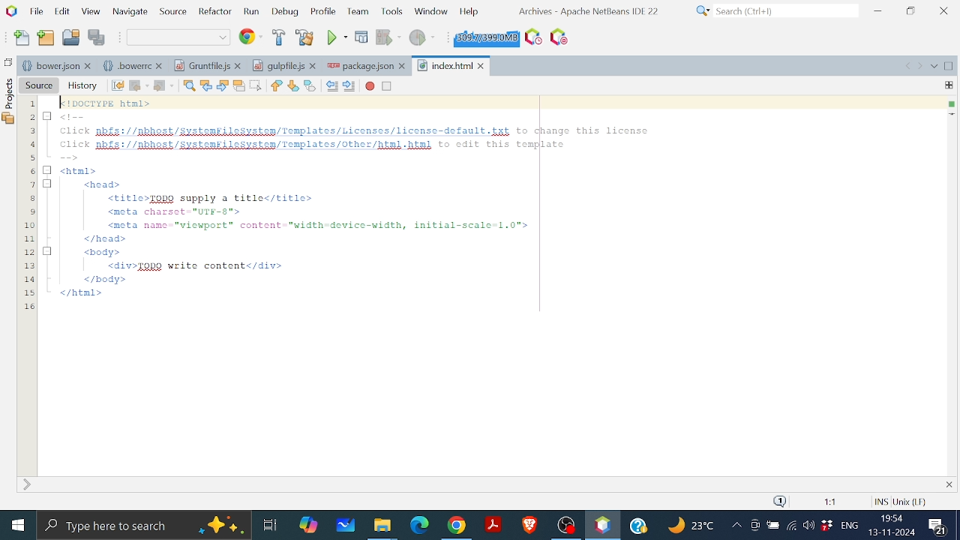 This screenshot has width=960, height=540. I want to click on Default coding, so click(178, 37).